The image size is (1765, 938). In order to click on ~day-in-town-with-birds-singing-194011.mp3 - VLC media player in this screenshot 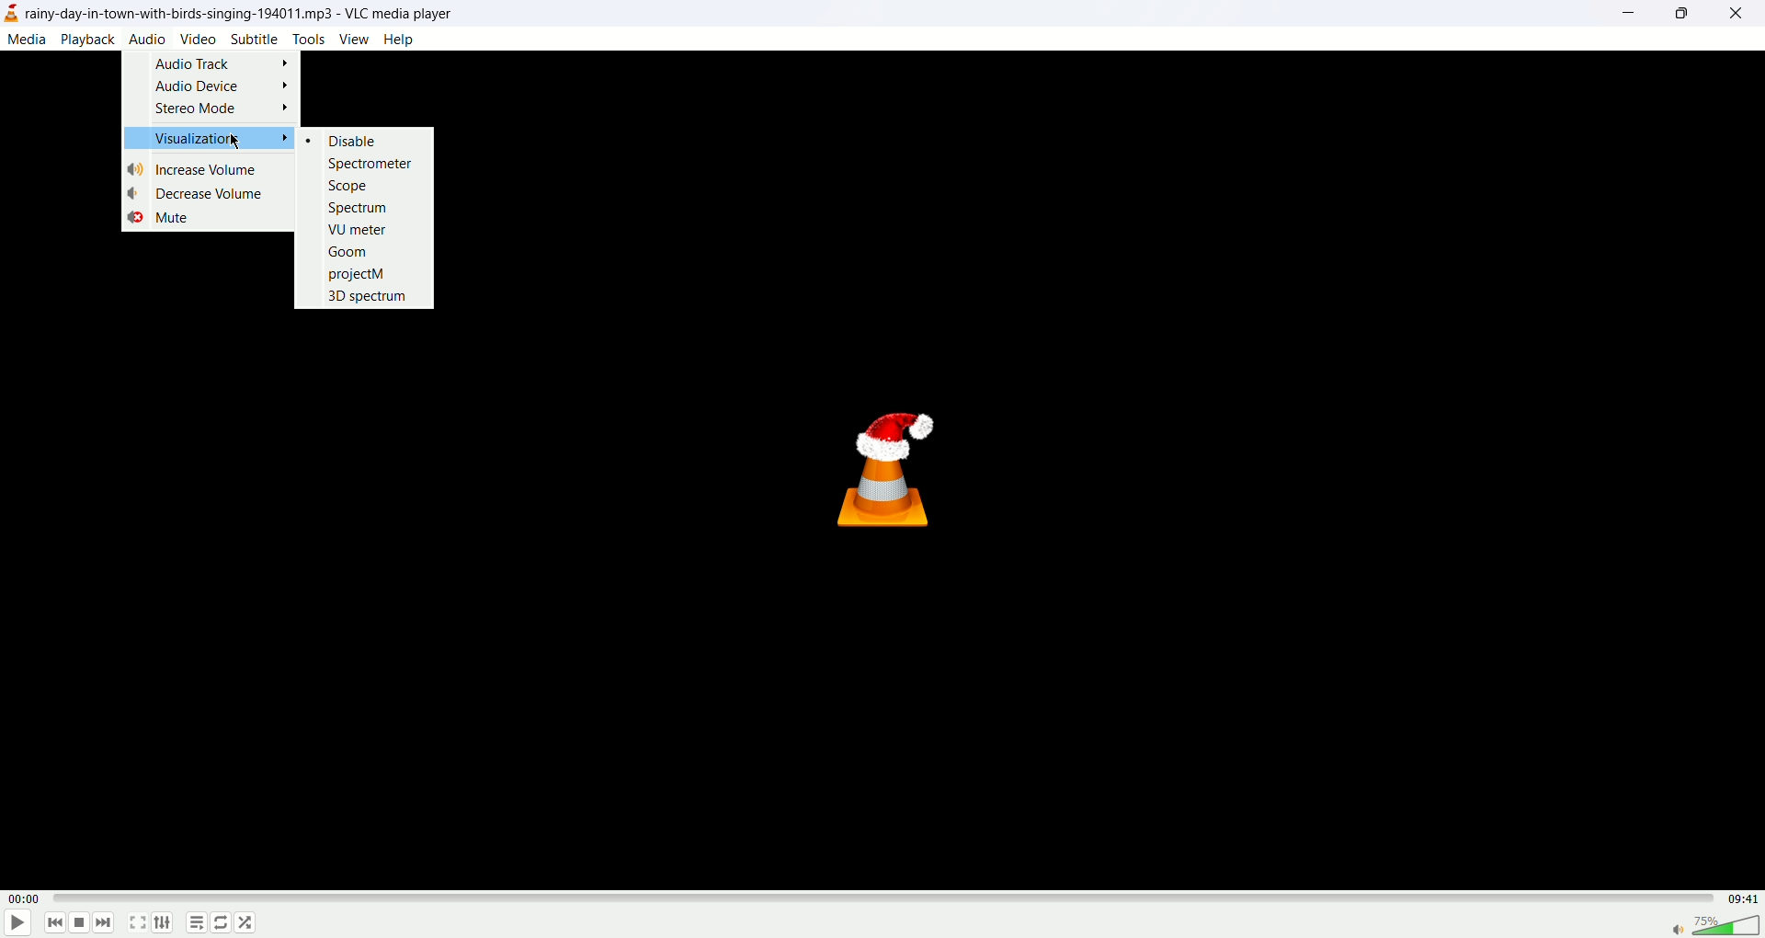, I will do `click(245, 14)`.